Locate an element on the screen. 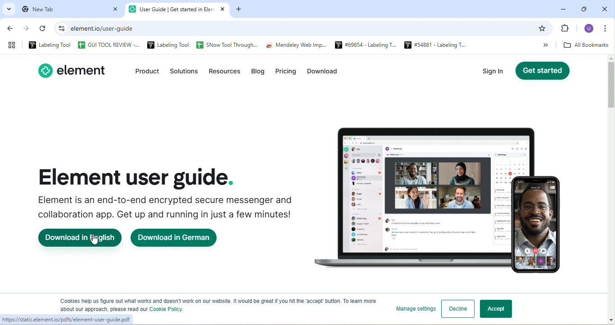 Image resolution: width=615 pixels, height=325 pixels. Graphic Image of User Gide is located at coordinates (444, 191).